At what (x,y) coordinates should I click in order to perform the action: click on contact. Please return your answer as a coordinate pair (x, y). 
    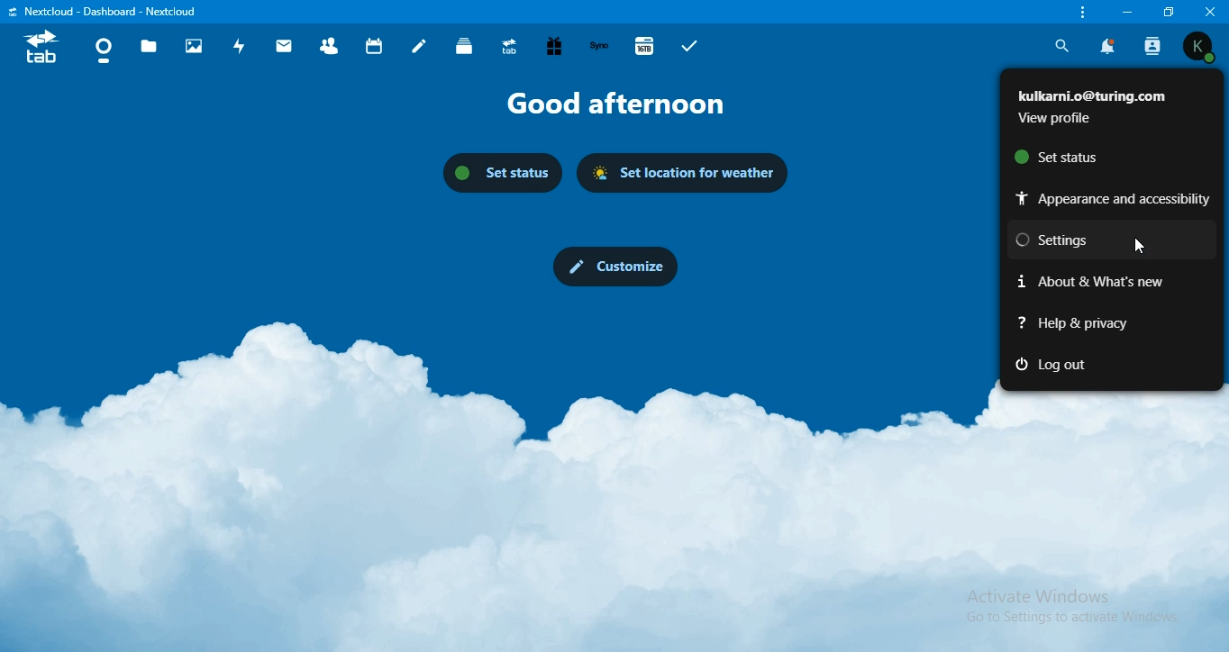
    Looking at the image, I should click on (330, 45).